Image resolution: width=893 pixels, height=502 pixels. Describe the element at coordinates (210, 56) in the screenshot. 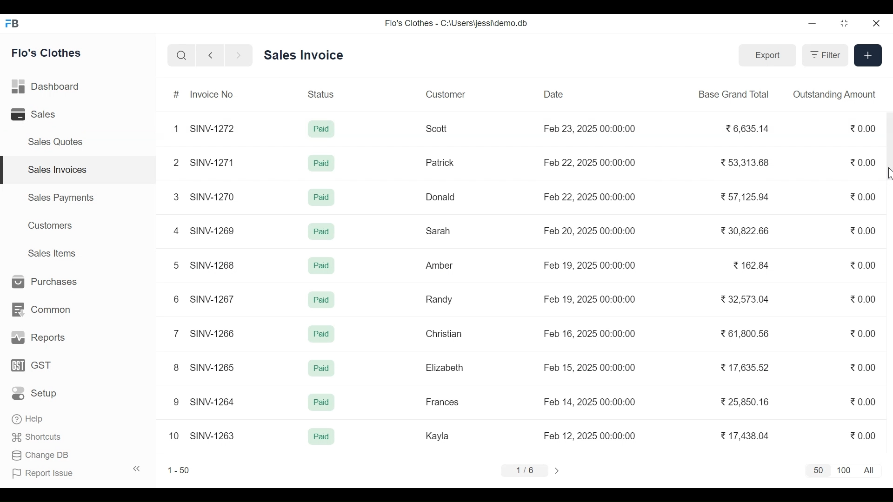

I see `Go Back` at that location.